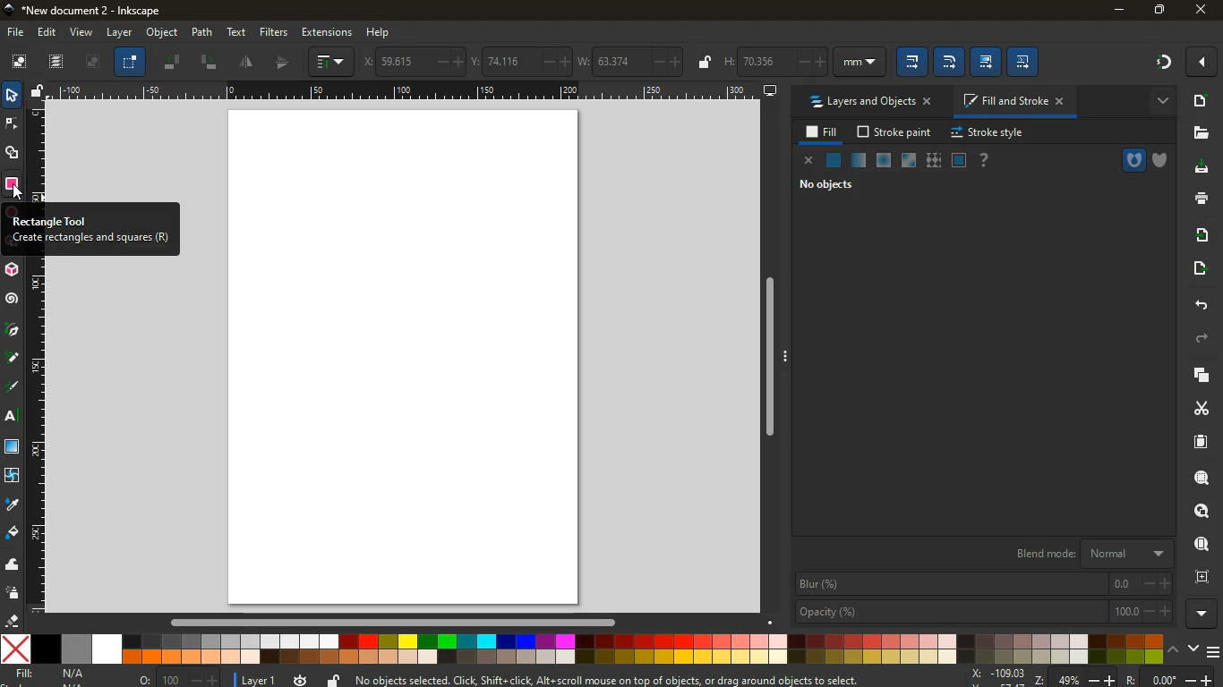  Describe the element at coordinates (15, 388) in the screenshot. I see `highlight` at that location.